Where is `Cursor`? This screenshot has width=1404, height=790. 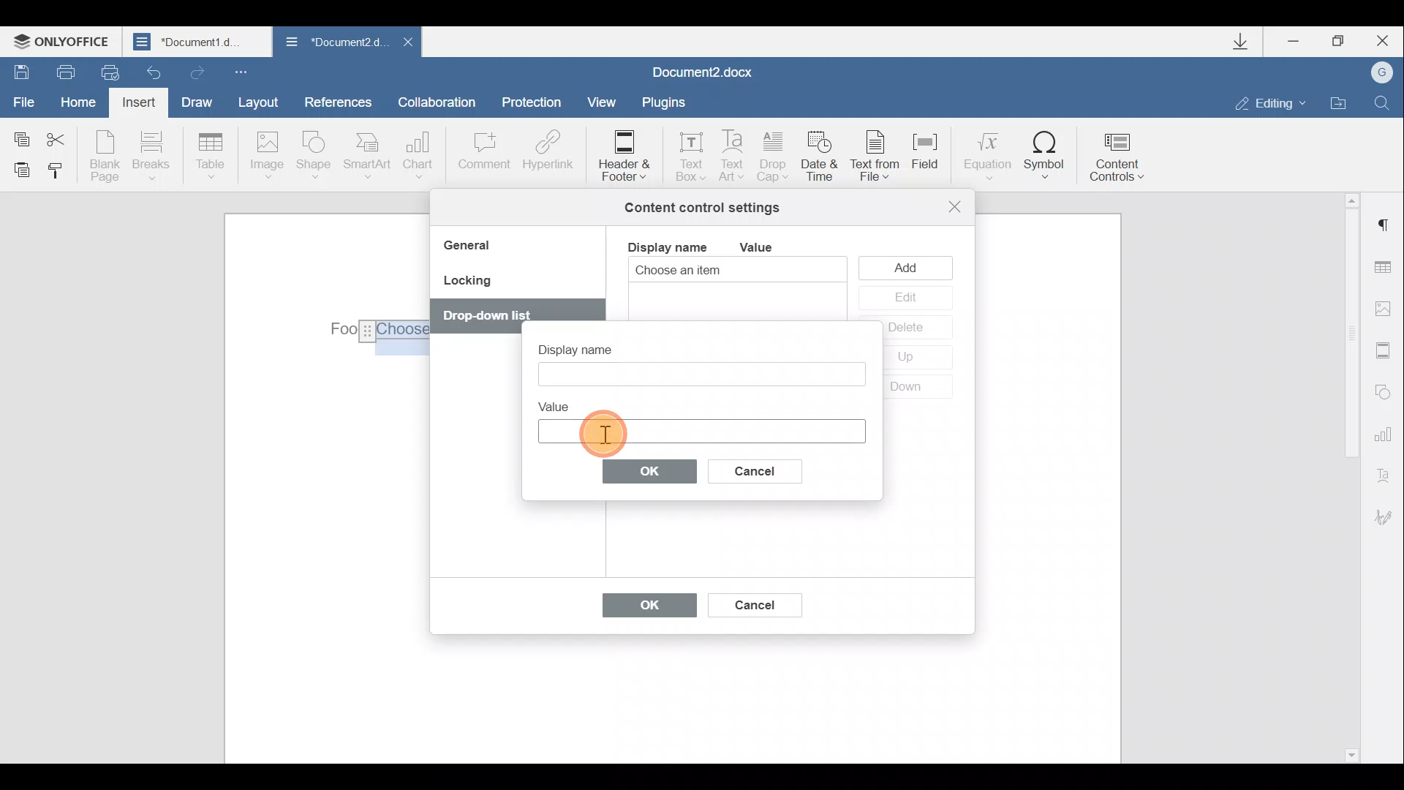
Cursor is located at coordinates (602, 429).